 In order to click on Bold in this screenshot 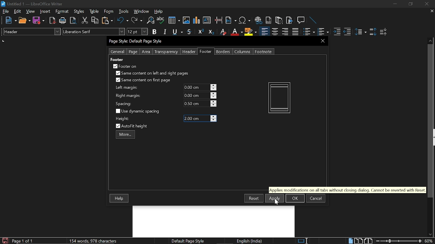, I will do `click(154, 33)`.